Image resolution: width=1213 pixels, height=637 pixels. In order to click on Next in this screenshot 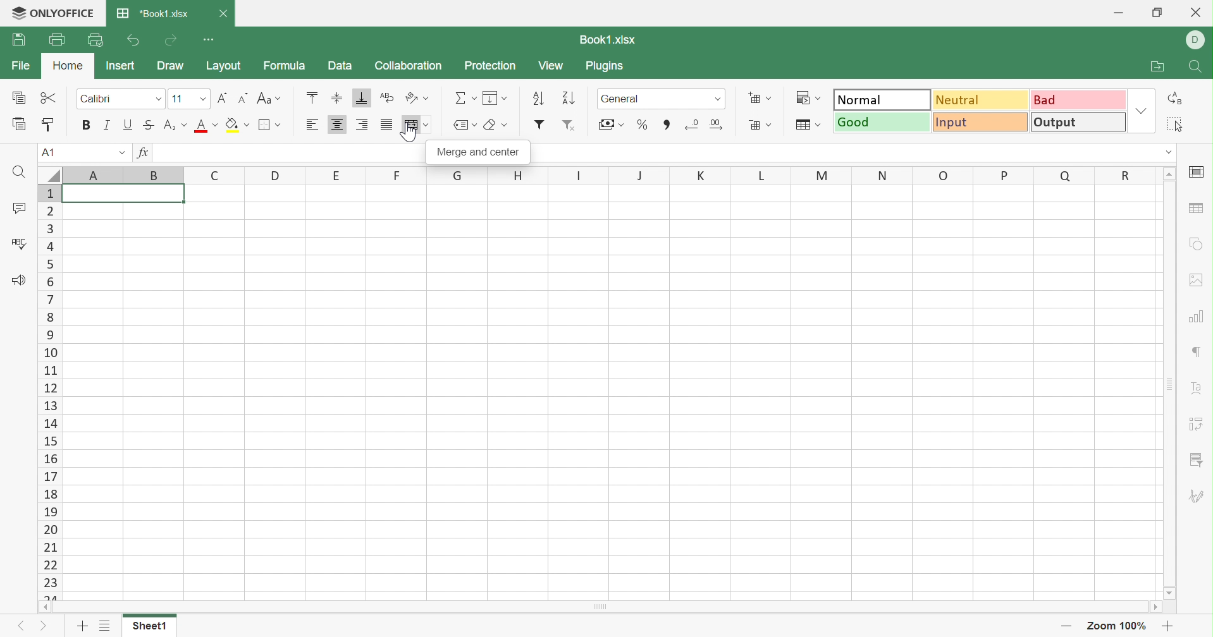, I will do `click(45, 626)`.